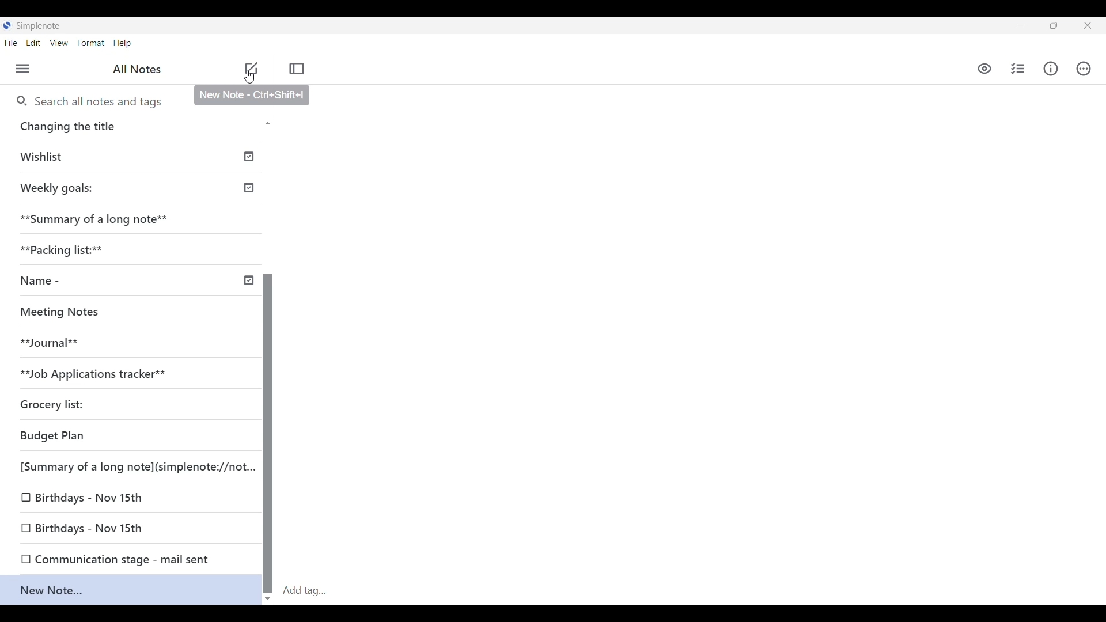 This screenshot has width=1106, height=622. Describe the element at coordinates (103, 102) in the screenshot. I see `Search notes and tags` at that location.